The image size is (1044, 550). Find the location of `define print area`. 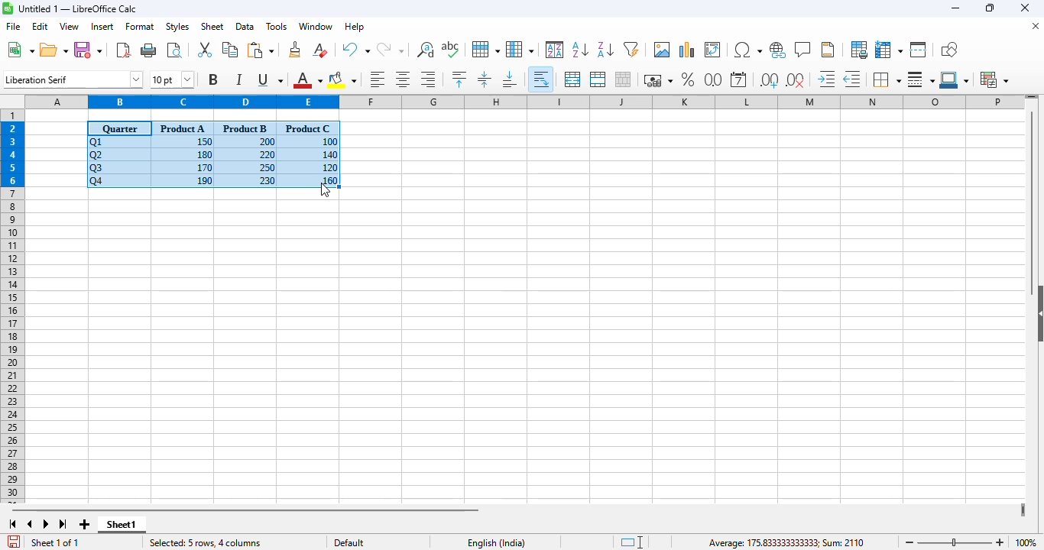

define print area is located at coordinates (859, 50).